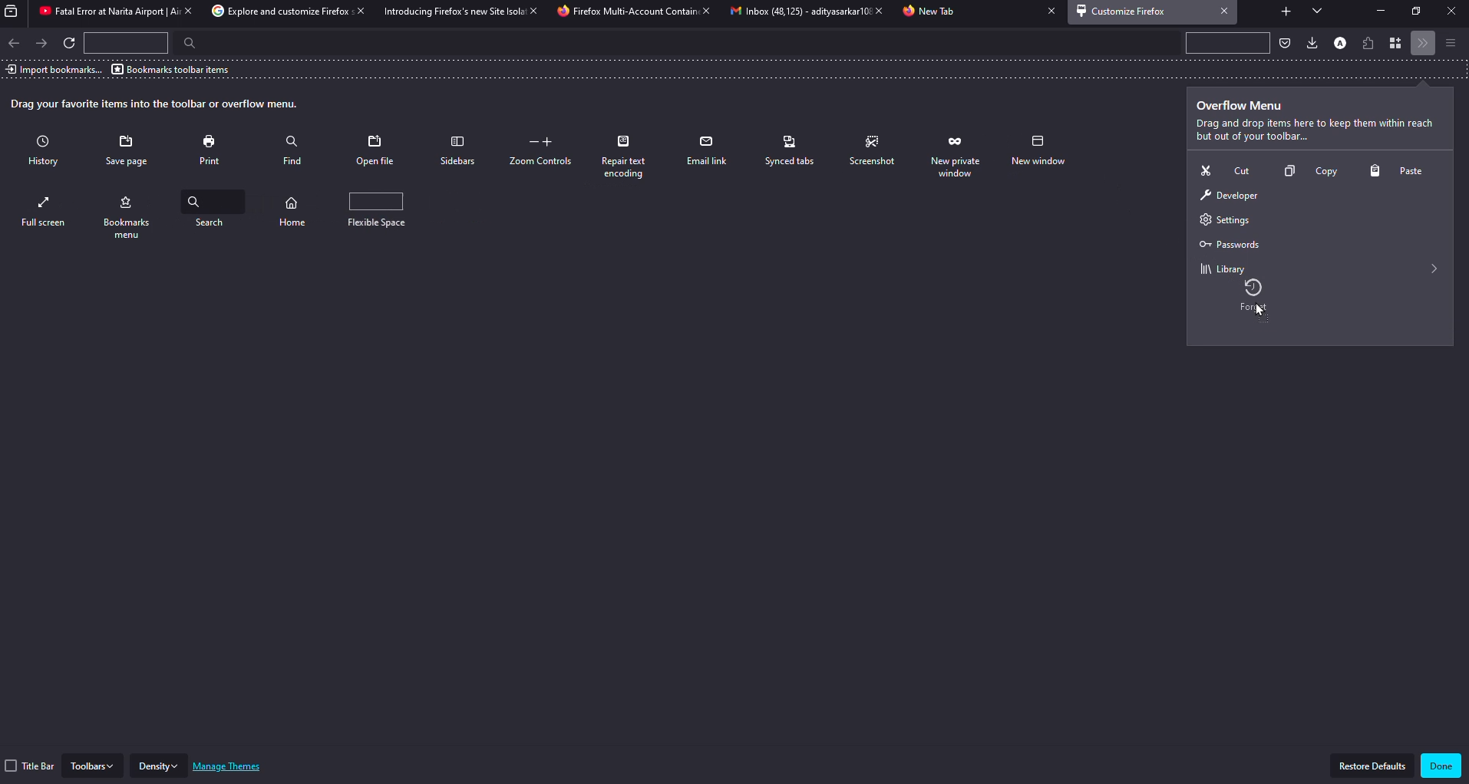 The height and width of the screenshot is (784, 1469). Describe the element at coordinates (101, 12) in the screenshot. I see `tab` at that location.